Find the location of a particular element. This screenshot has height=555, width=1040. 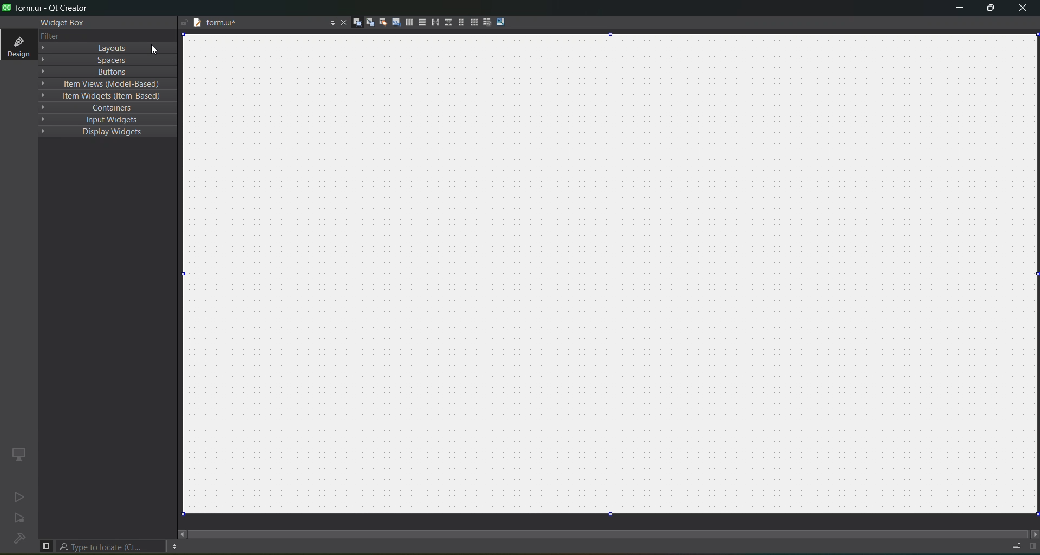

options is located at coordinates (174, 546).